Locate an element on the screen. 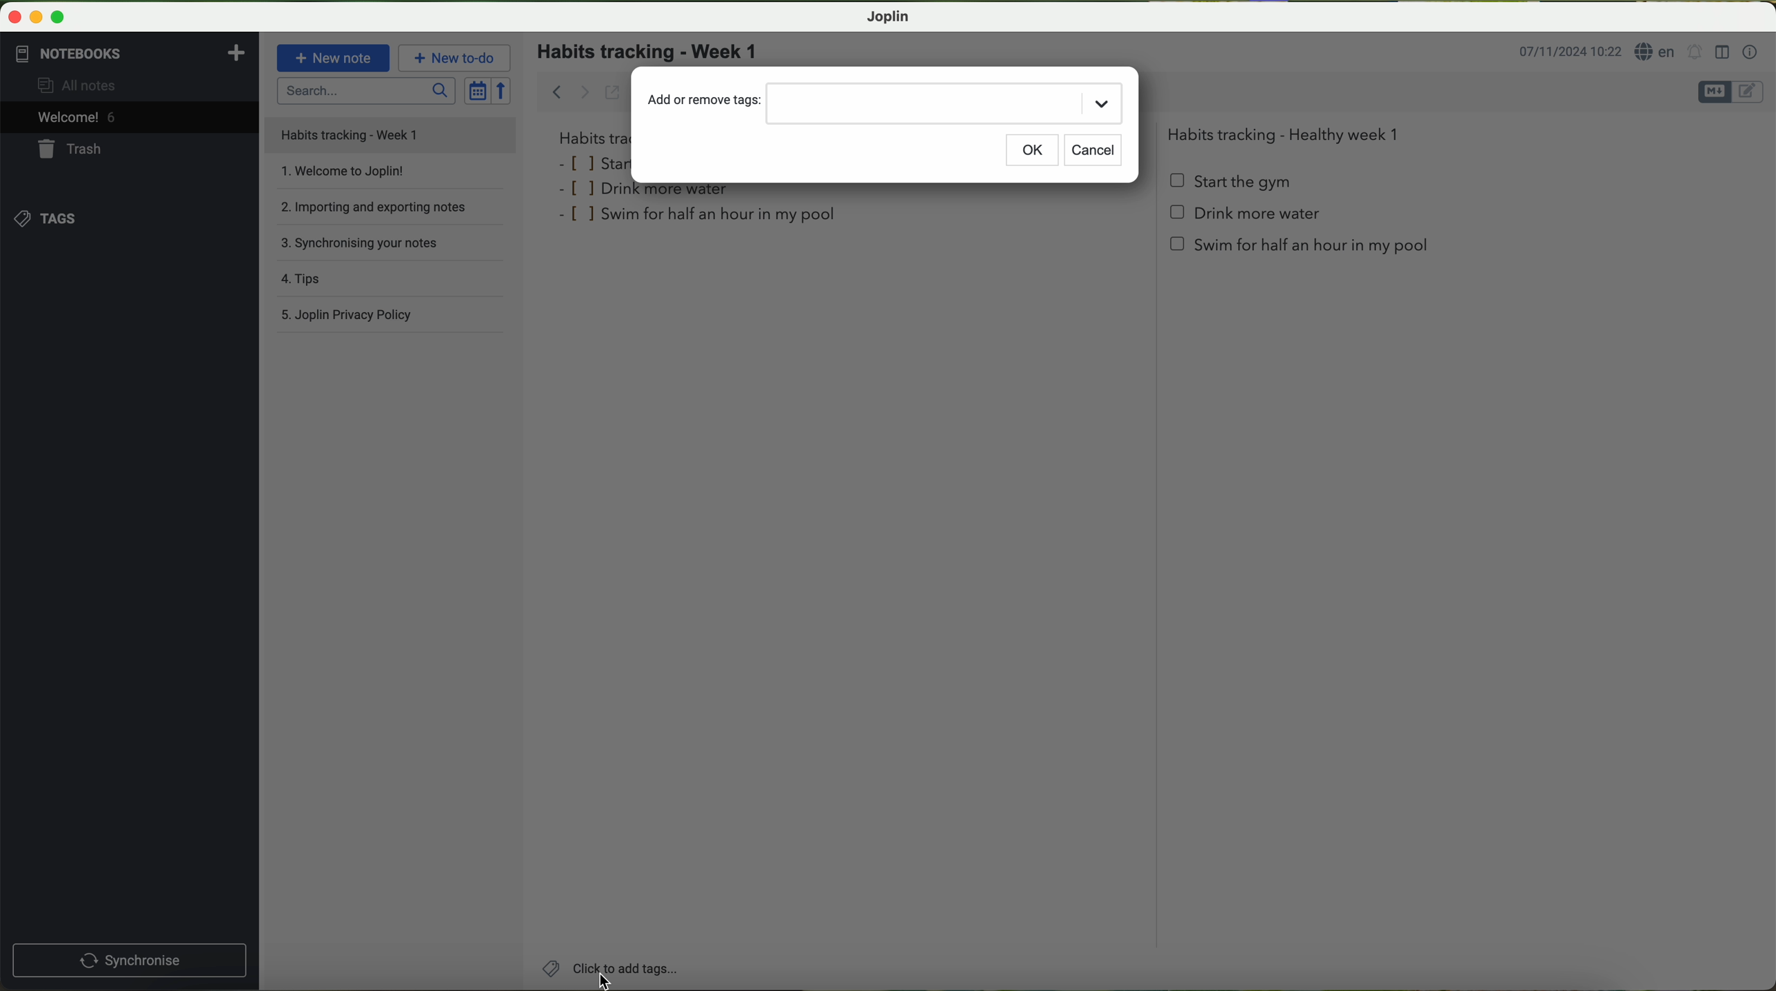  start the gym is located at coordinates (1232, 182).